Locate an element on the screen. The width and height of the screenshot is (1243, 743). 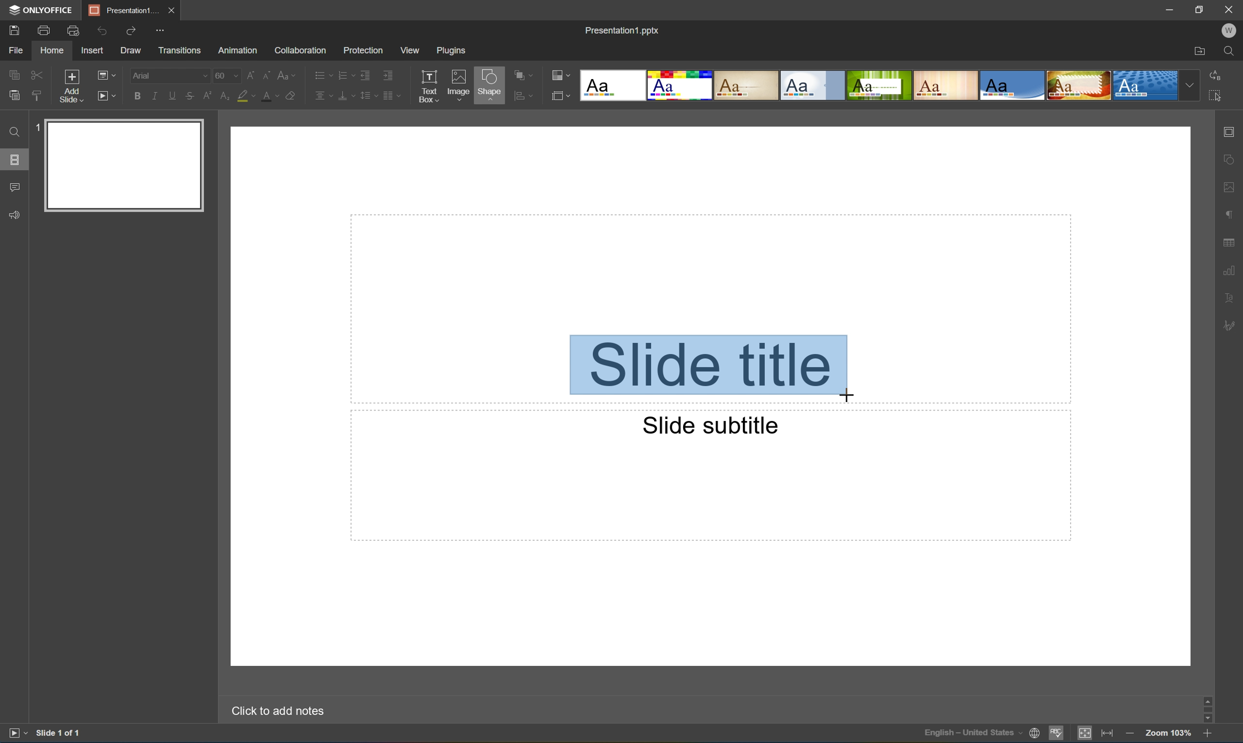
slide title is located at coordinates (709, 367).